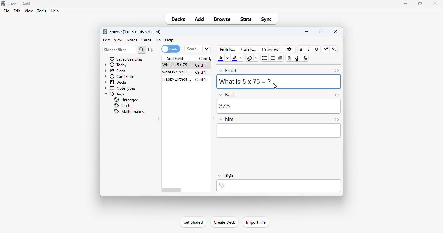 Image resolution: width=443 pixels, height=233 pixels. I want to click on stats, so click(246, 20).